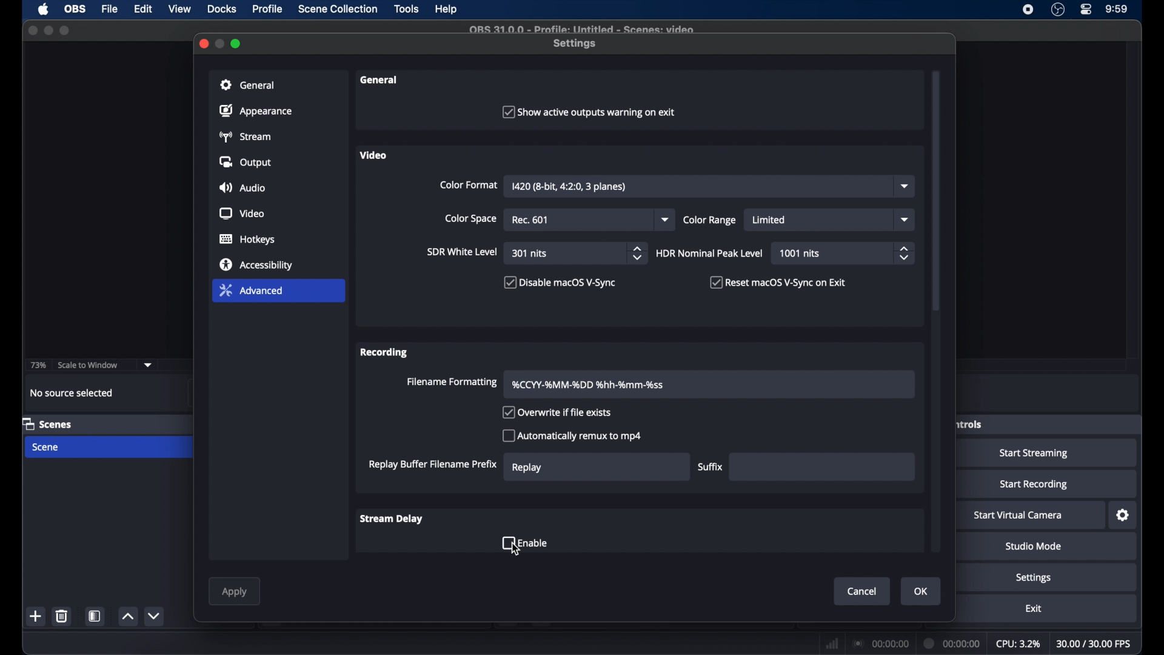 The height and width of the screenshot is (655, 1164). Describe the element at coordinates (968, 424) in the screenshot. I see `obscure label` at that location.